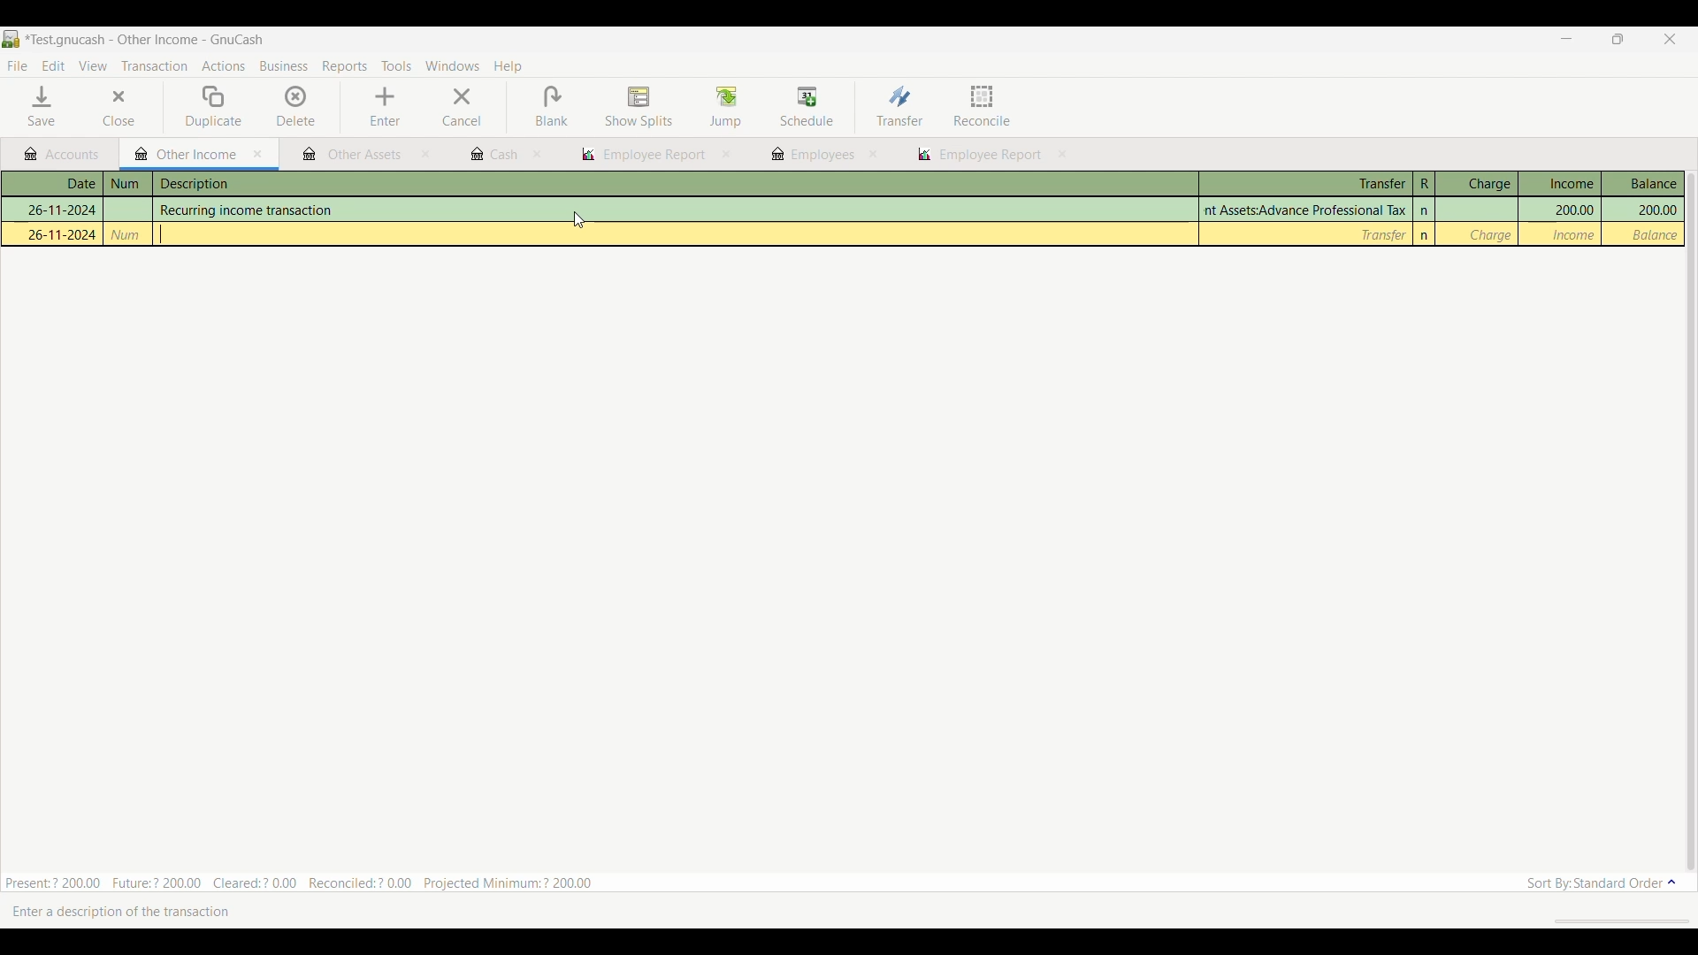 The height and width of the screenshot is (955, 1698). Describe the element at coordinates (1691, 521) in the screenshot. I see `Vertical slide bar` at that location.